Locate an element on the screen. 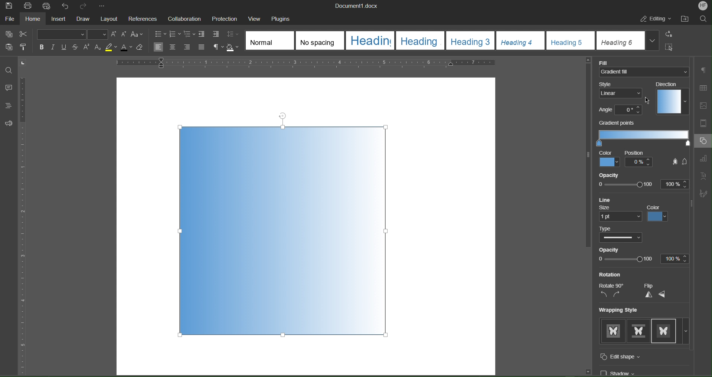 This screenshot has height=377, width=712. Rotate 90° is located at coordinates (615, 284).